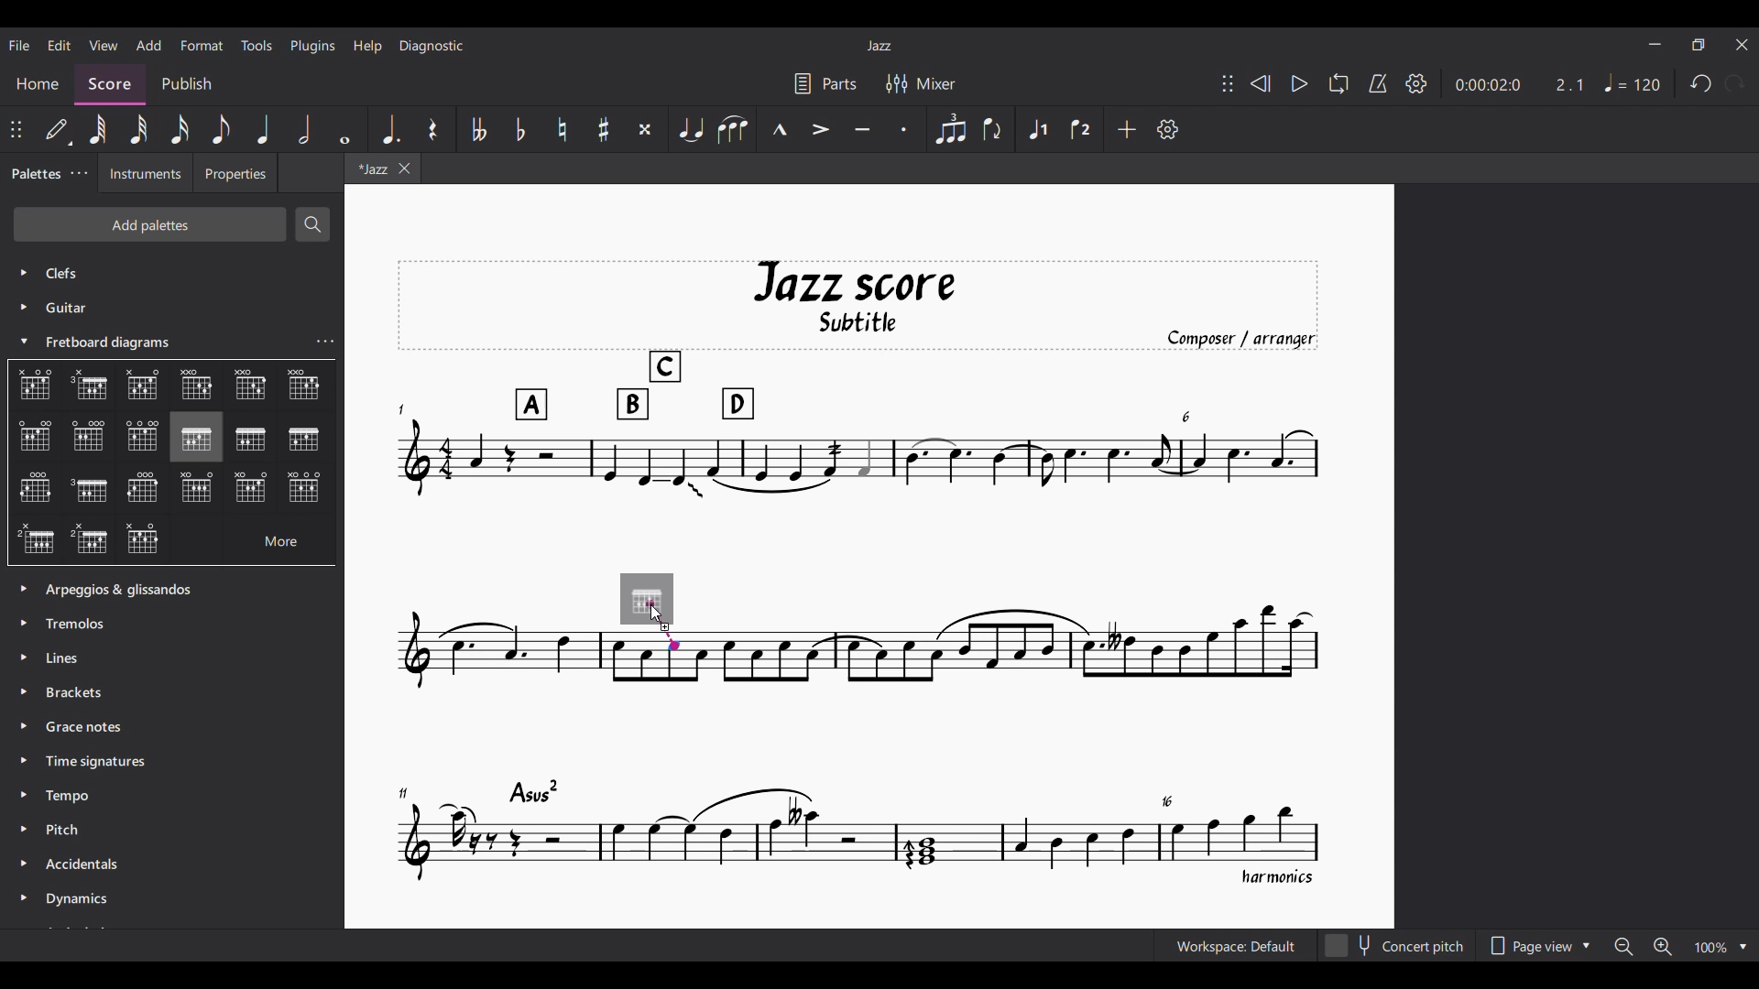 The width and height of the screenshot is (1759, 989). Describe the element at coordinates (432, 46) in the screenshot. I see `Diagnostic menu` at that location.